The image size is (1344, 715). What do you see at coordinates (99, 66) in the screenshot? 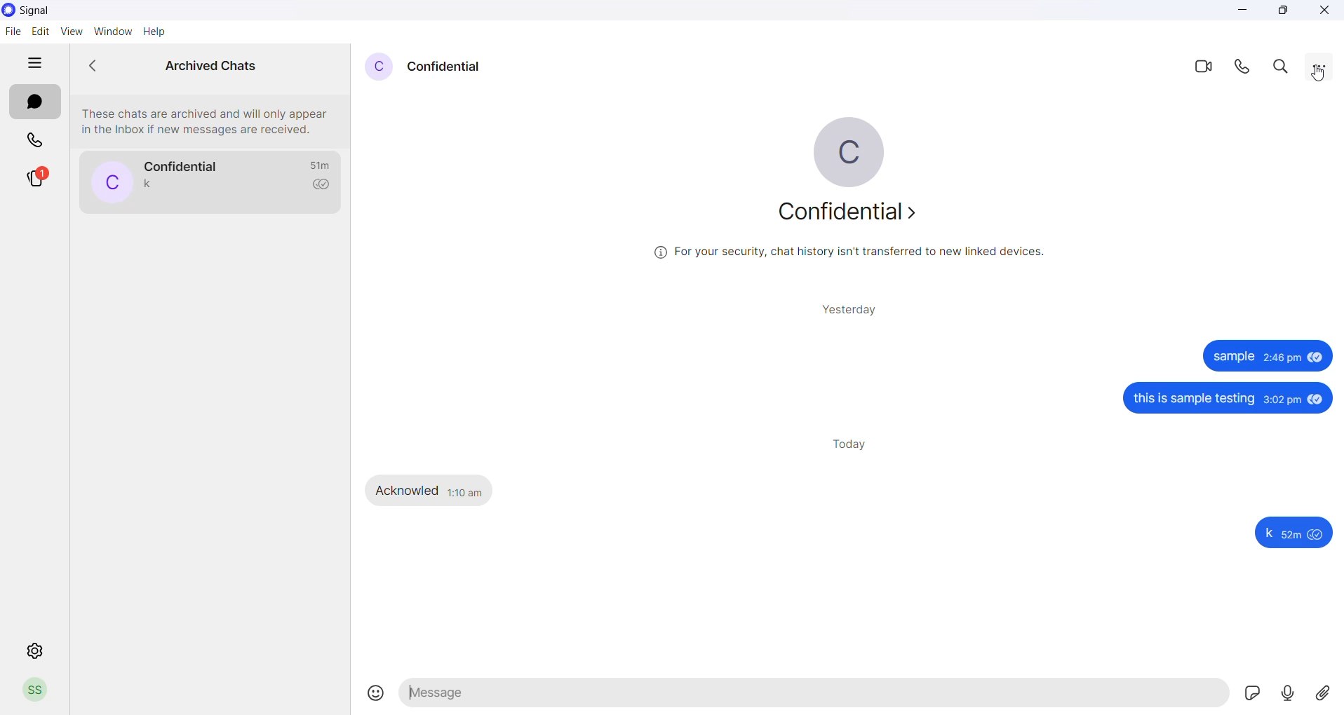
I see `go back` at bounding box center [99, 66].